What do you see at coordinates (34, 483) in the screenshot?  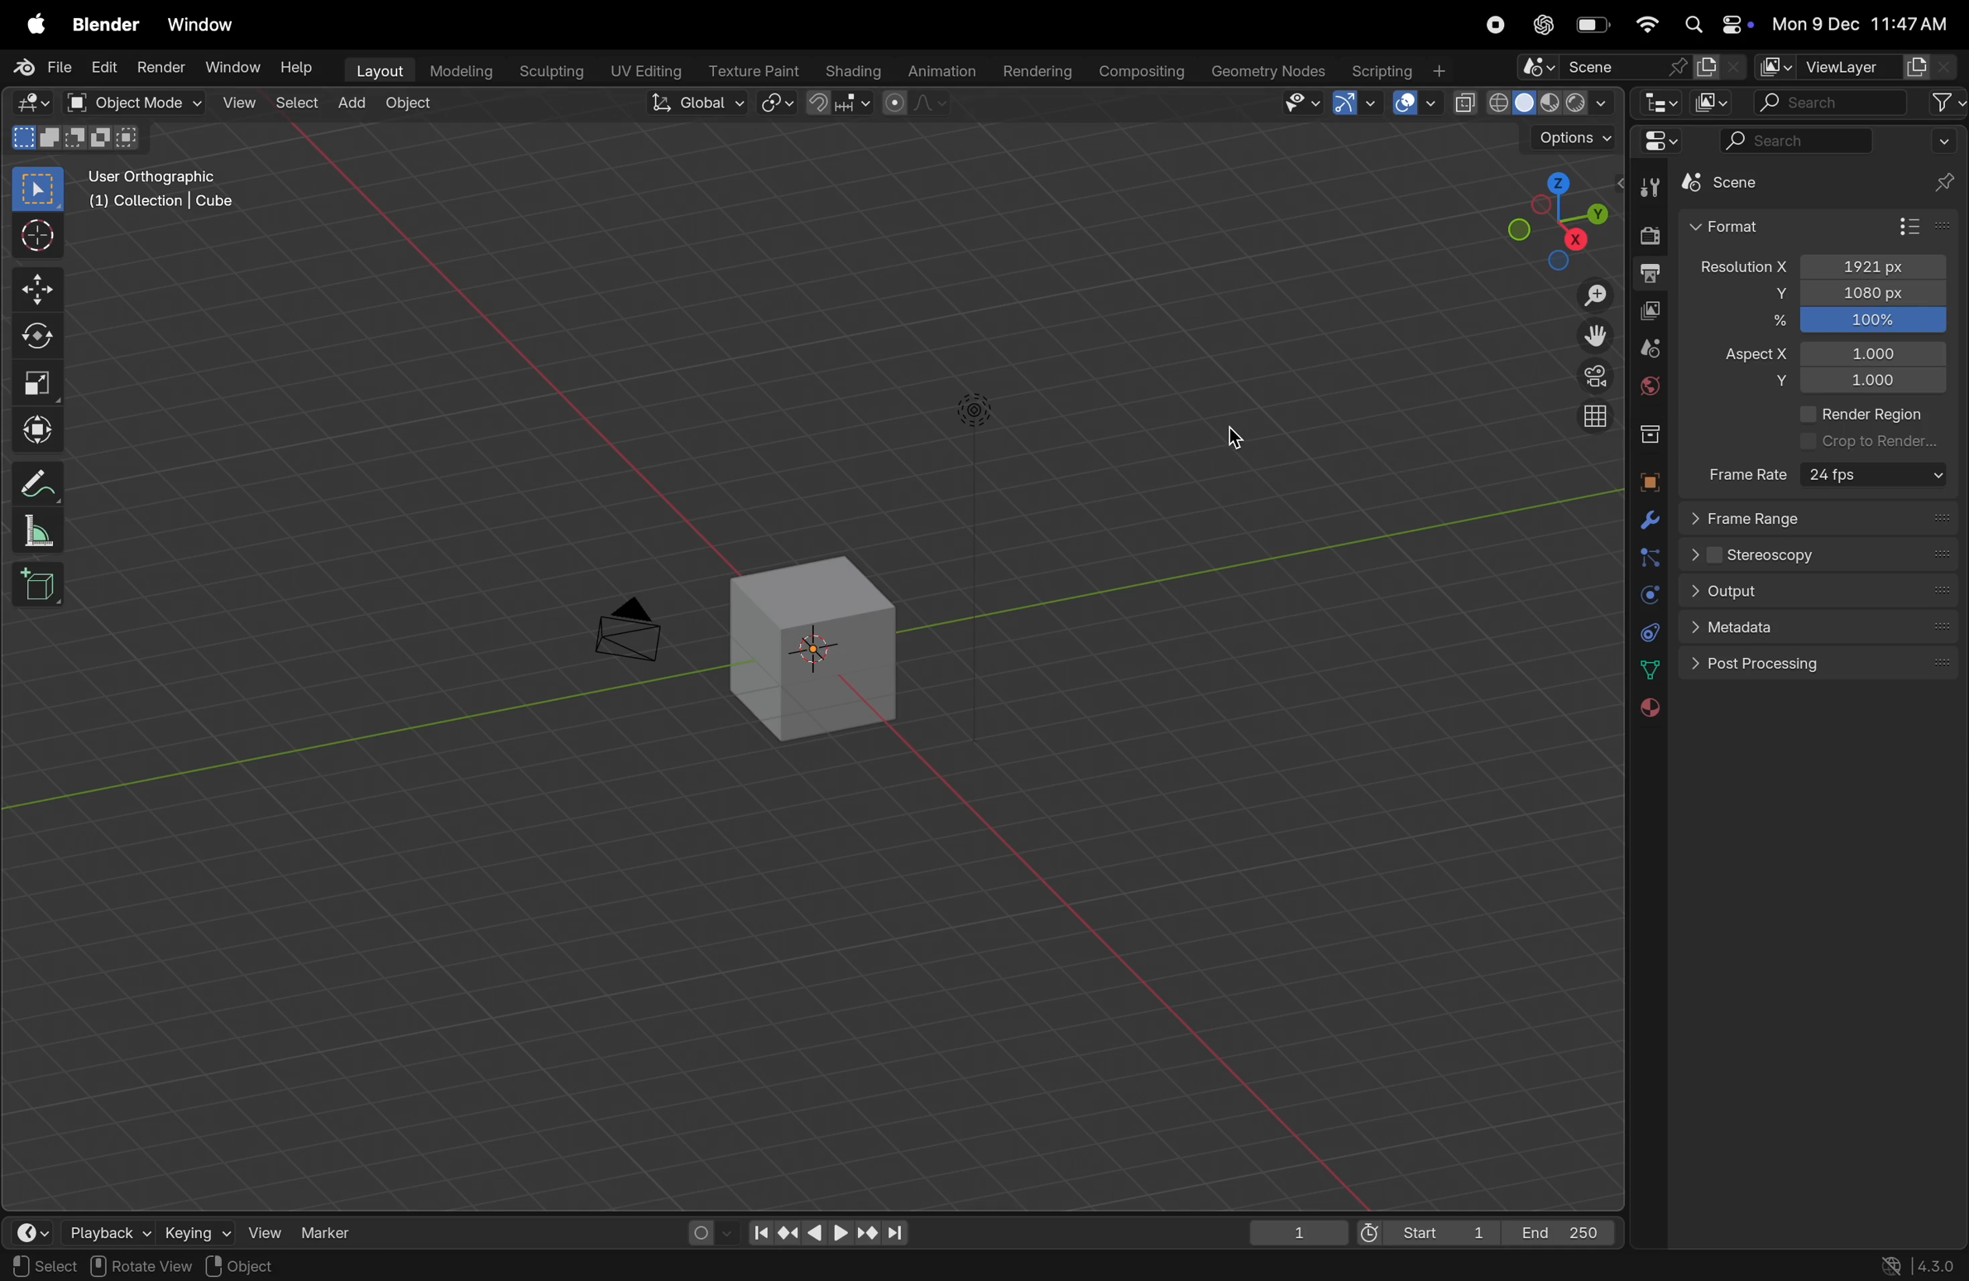 I see `annotate` at bounding box center [34, 483].